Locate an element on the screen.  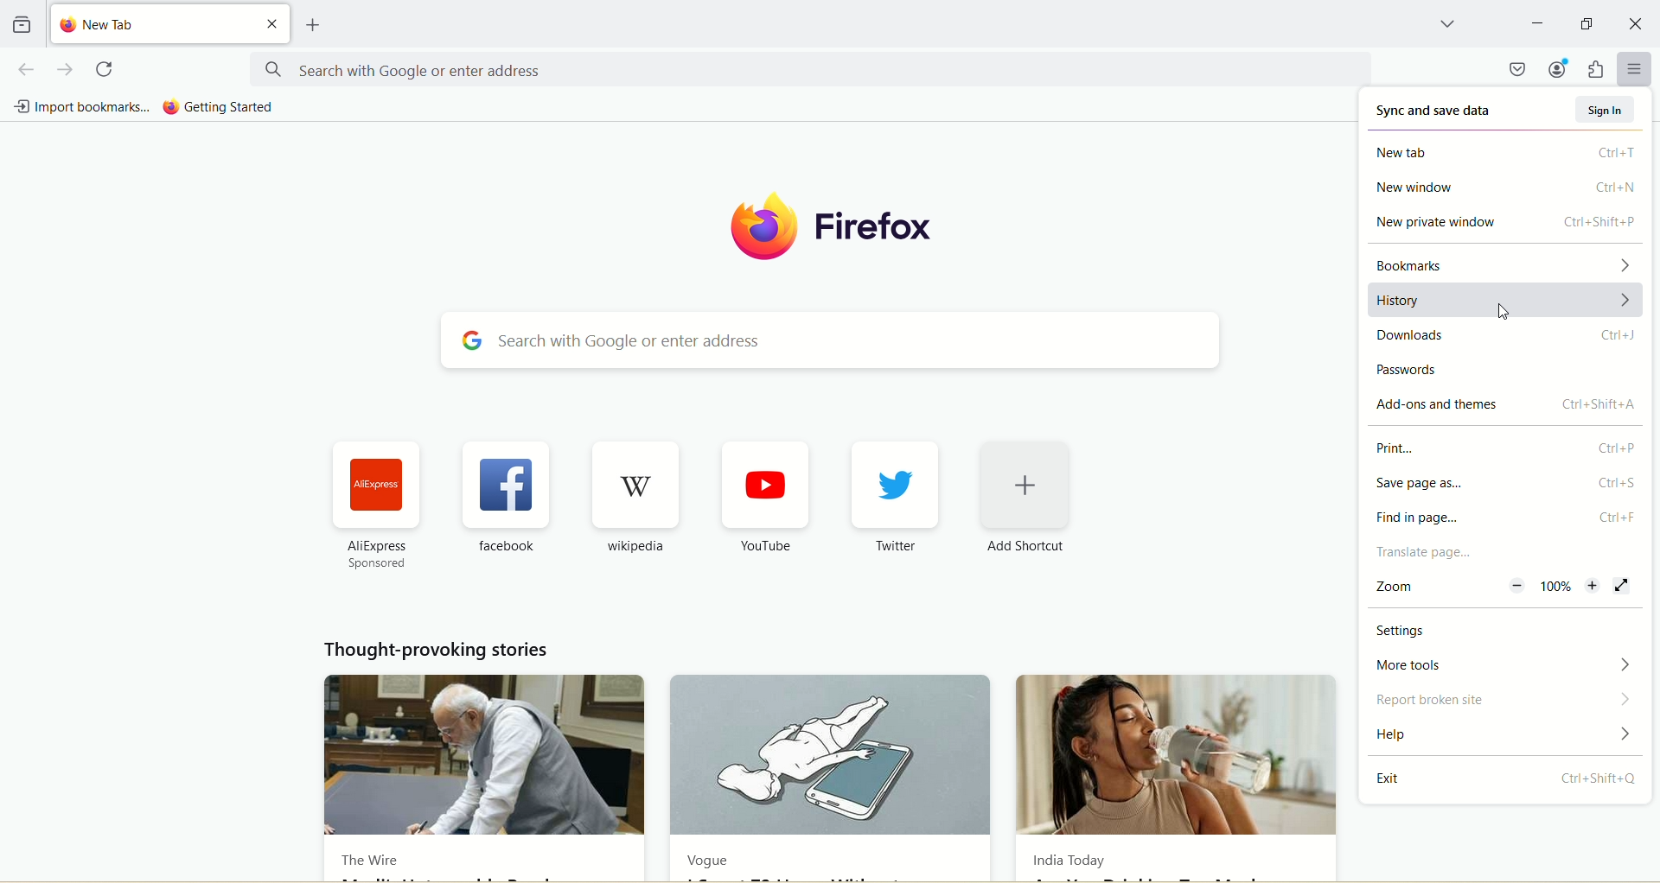
cursor is located at coordinates (1505, 313).